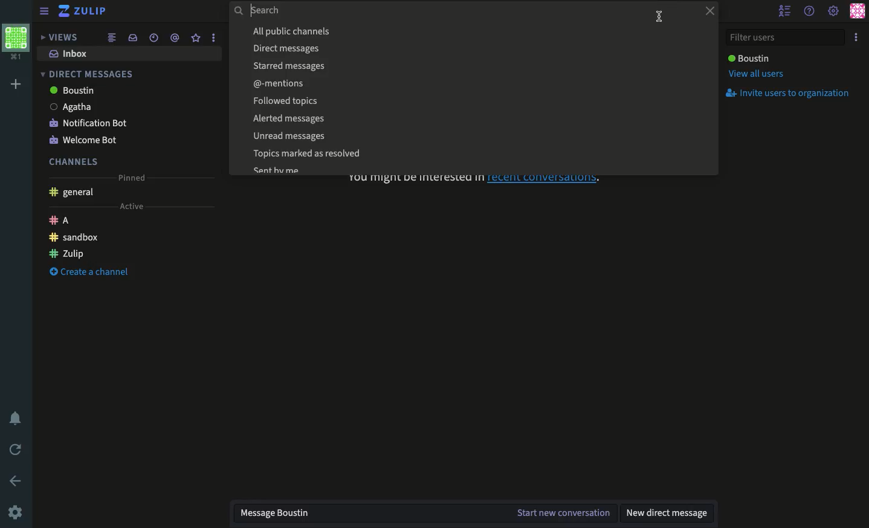 This screenshot has height=528, width=869. Describe the element at coordinates (59, 221) in the screenshot. I see `A` at that location.